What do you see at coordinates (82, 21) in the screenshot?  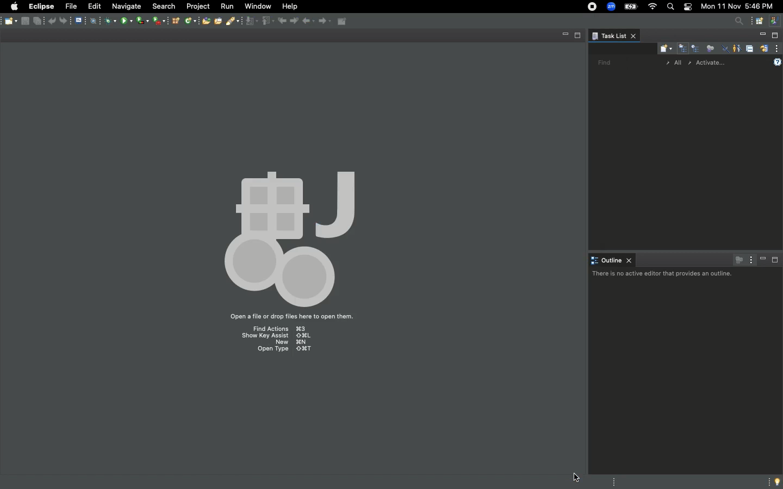 I see `File` at bounding box center [82, 21].